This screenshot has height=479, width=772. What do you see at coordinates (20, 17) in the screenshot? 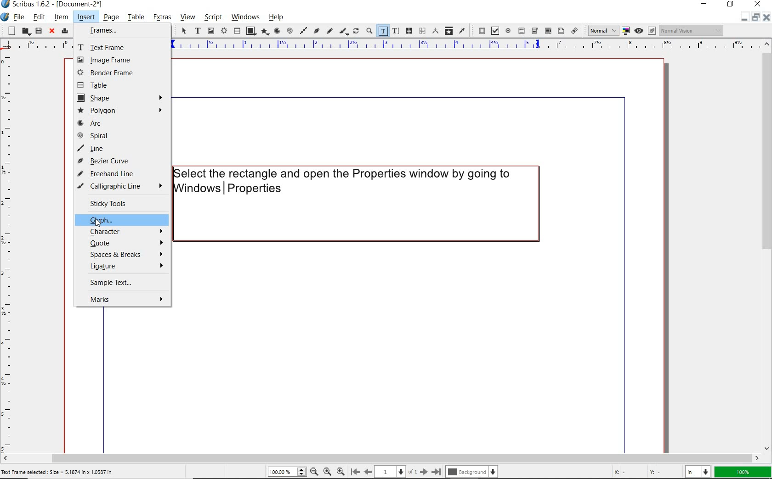
I see `file` at bounding box center [20, 17].